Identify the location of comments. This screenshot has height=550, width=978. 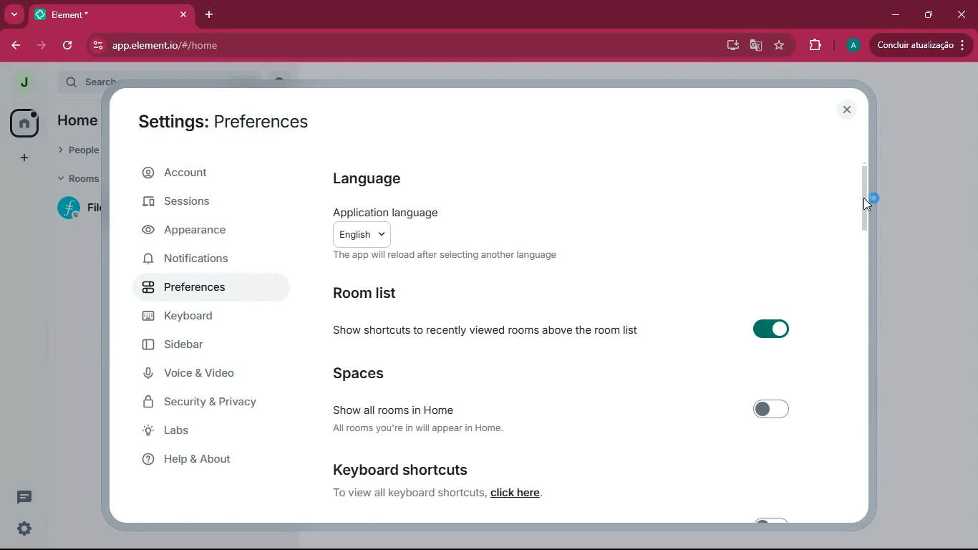
(26, 496).